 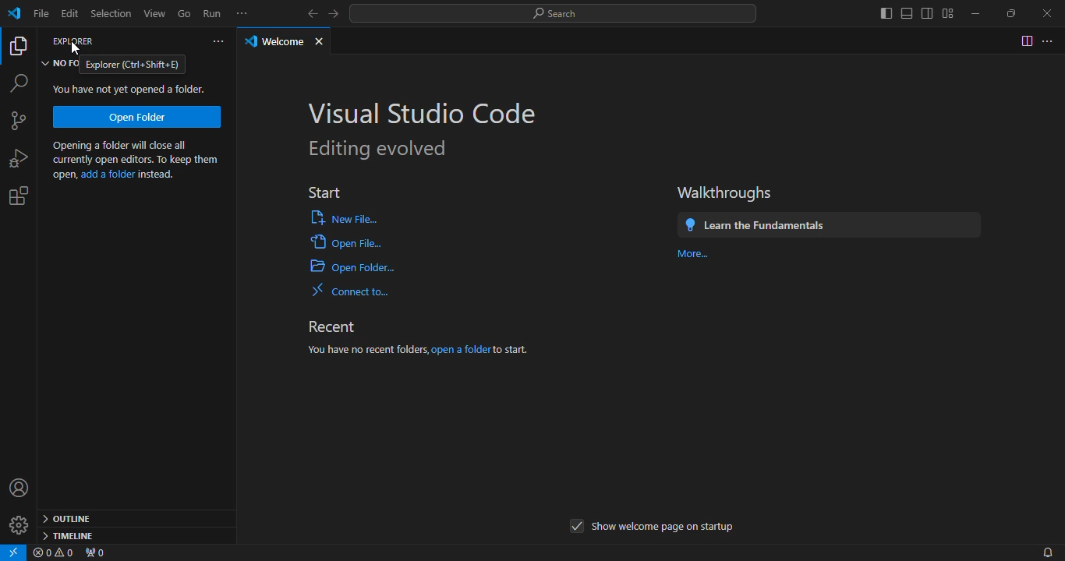 What do you see at coordinates (436, 348) in the screenshot?
I see `you have no recent folders, open a folder to start.` at bounding box center [436, 348].